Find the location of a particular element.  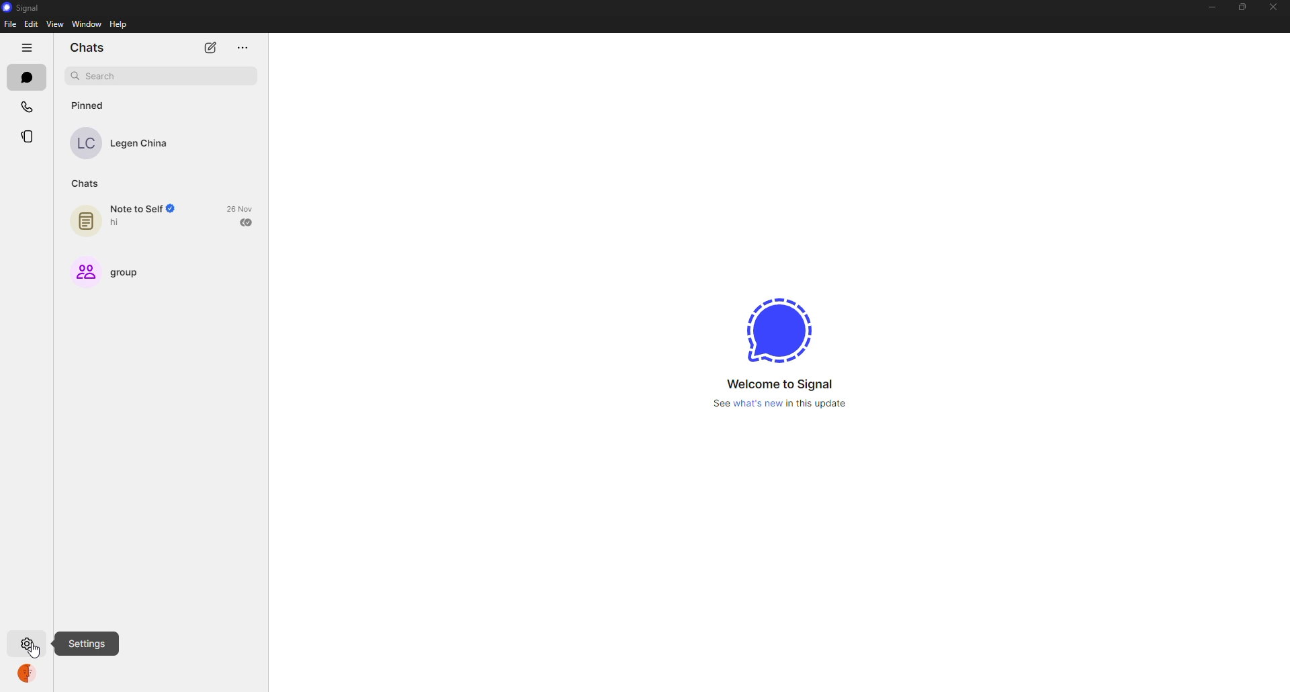

settings is located at coordinates (29, 645).